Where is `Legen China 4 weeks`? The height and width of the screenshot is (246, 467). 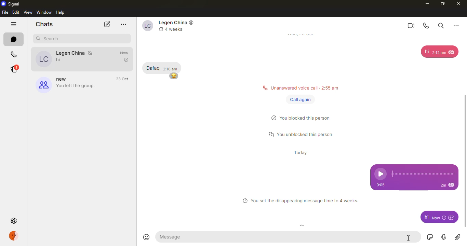
Legen China 4 weeks is located at coordinates (170, 26).